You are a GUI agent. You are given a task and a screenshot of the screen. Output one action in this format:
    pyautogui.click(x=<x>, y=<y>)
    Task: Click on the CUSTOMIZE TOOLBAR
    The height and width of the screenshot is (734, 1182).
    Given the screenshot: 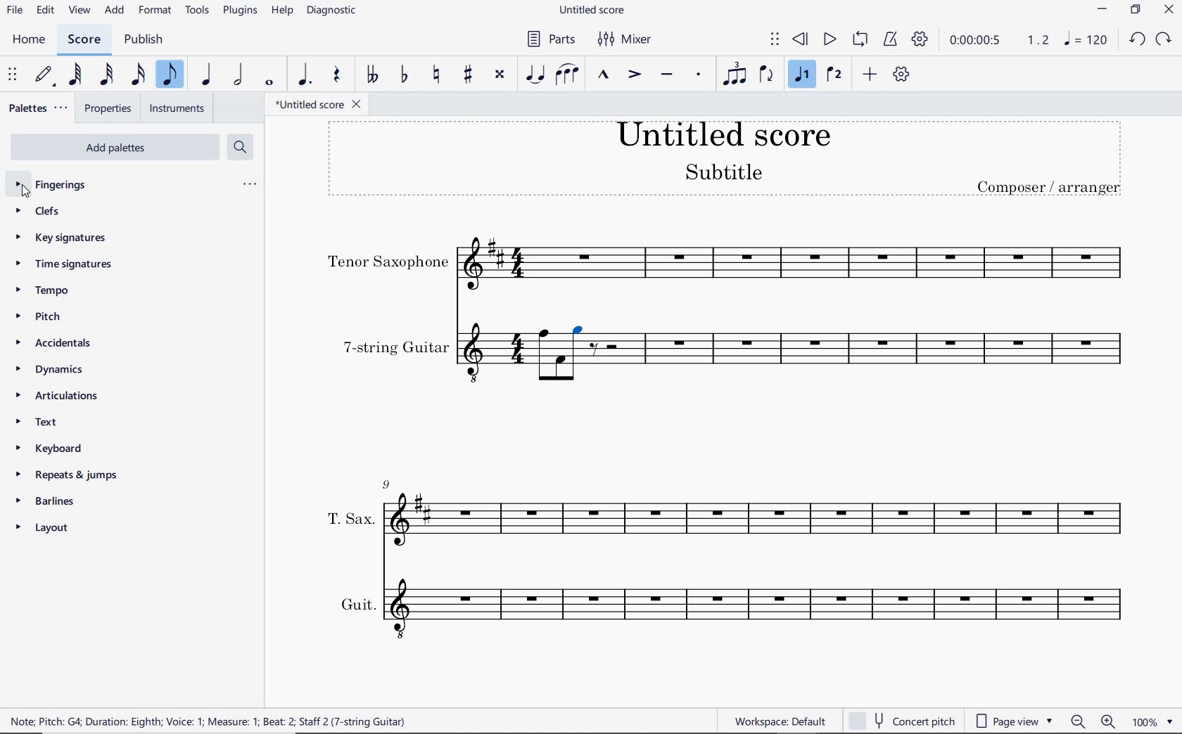 What is the action you would take?
    pyautogui.click(x=901, y=74)
    